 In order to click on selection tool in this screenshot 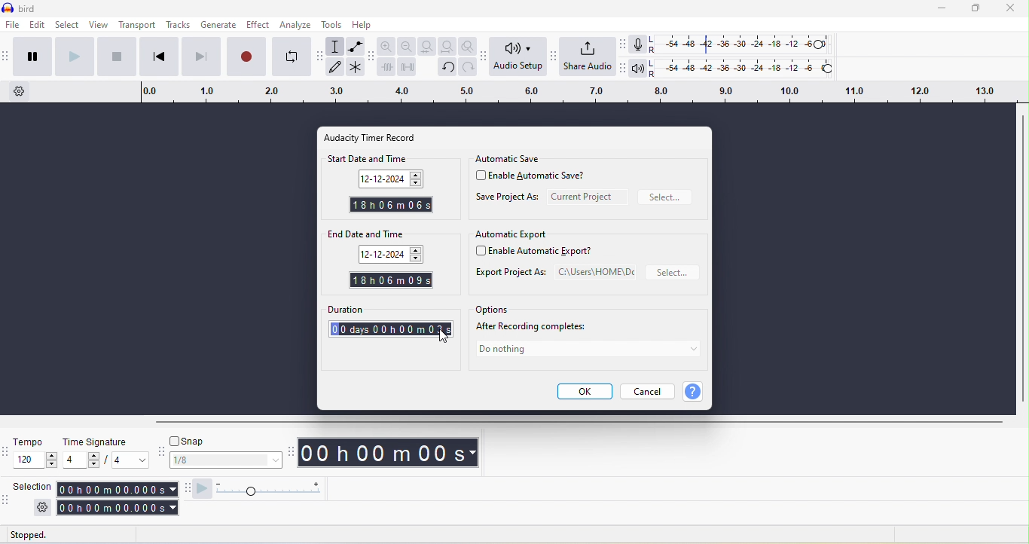, I will do `click(337, 47)`.